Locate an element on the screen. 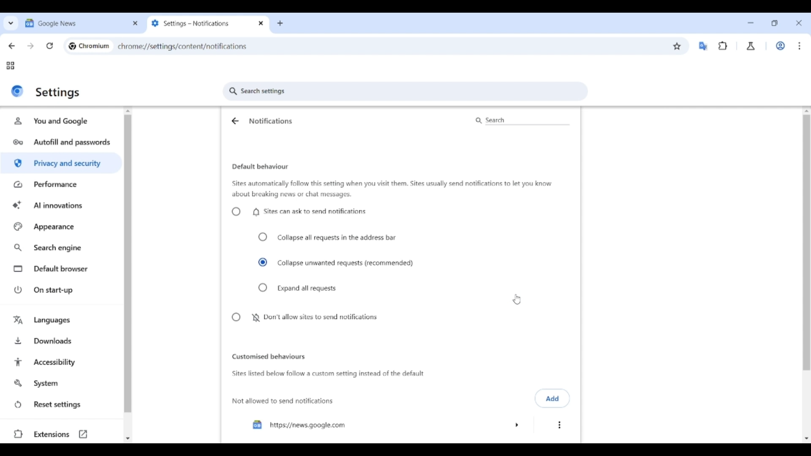 The image size is (811, 456). Search tabs is located at coordinates (11, 23).